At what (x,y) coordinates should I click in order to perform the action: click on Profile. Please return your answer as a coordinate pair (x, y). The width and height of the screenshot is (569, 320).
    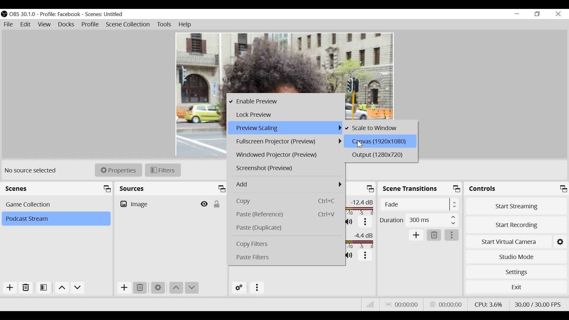
    Looking at the image, I should click on (91, 25).